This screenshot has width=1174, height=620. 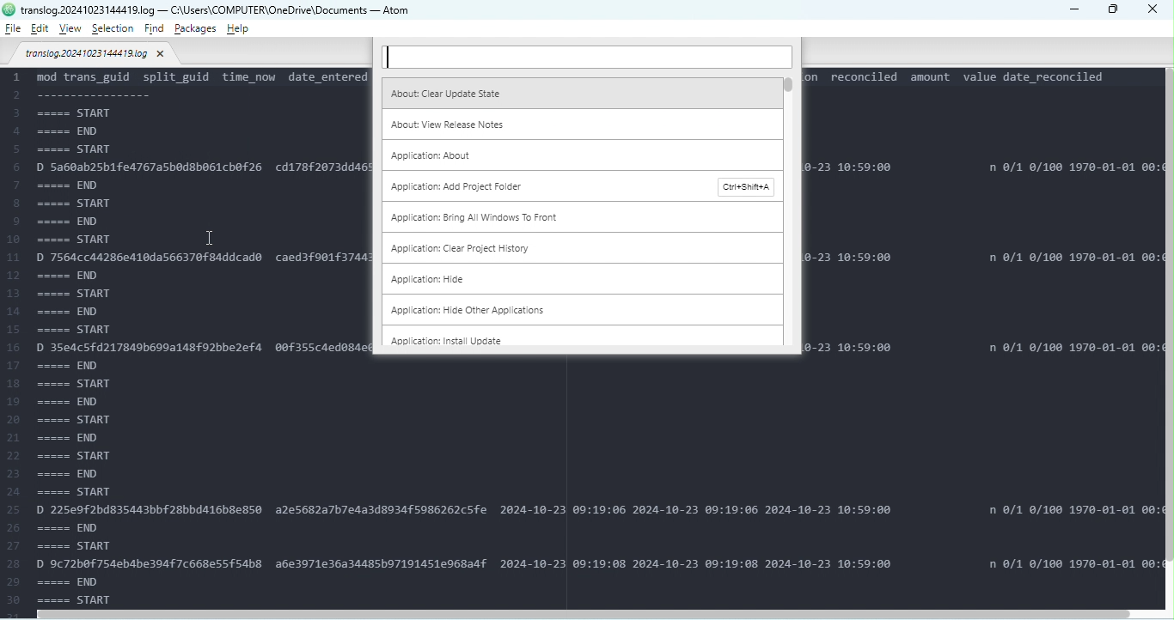 I want to click on File content - The code appears to be related to data entries or logs, possibly from a database or system process. It includes elements like:  START/END: Markers indicating the beginning and end of a data record. GUIDs (Globally Unique Identifiers): Long strings of characters that uniquely identify each record. Timestamps: Dates and times associated with the records, such as 2024-10-23 09:14:29. Counters/Indexes: Values like "n 0/1 100" or "0/1 100", which might indicate record numbers or positions. Date Codes: Such as 1970-01-01 00, which might represent default or initial dates. , so click(x=764, y=482).